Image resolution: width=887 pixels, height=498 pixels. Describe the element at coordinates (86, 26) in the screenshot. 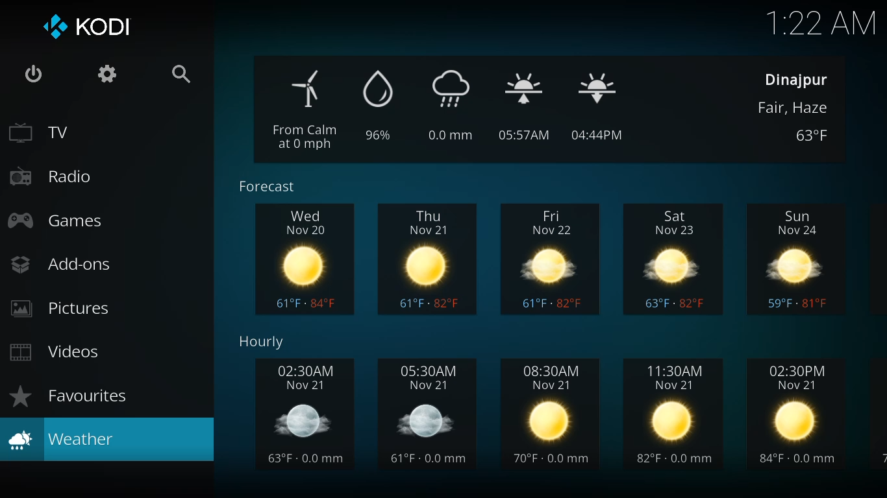

I see `kodi` at that location.